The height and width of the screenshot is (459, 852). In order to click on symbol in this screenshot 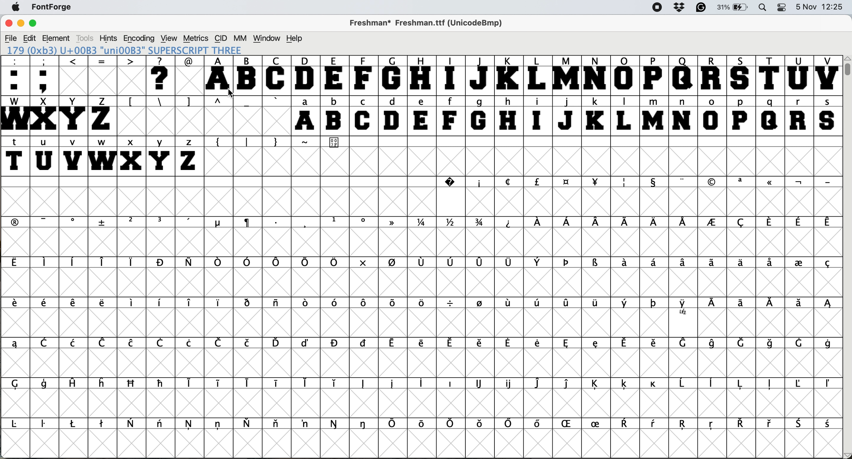, I will do `click(335, 424)`.